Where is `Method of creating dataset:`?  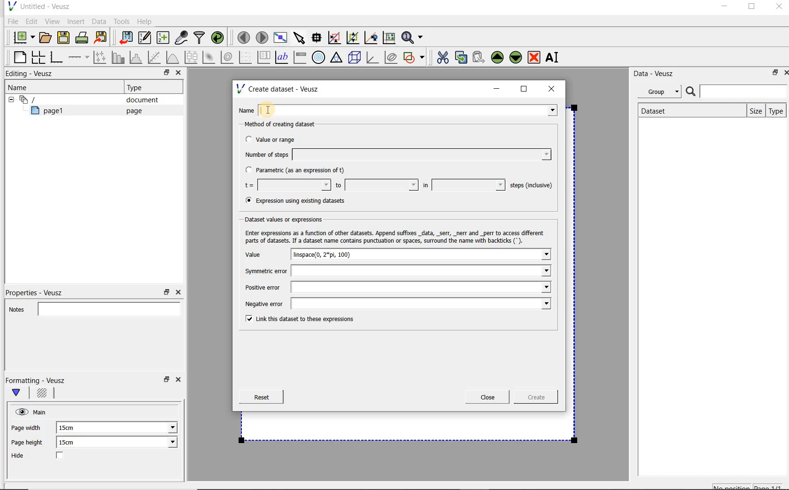
Method of creating dataset: is located at coordinates (287, 124).